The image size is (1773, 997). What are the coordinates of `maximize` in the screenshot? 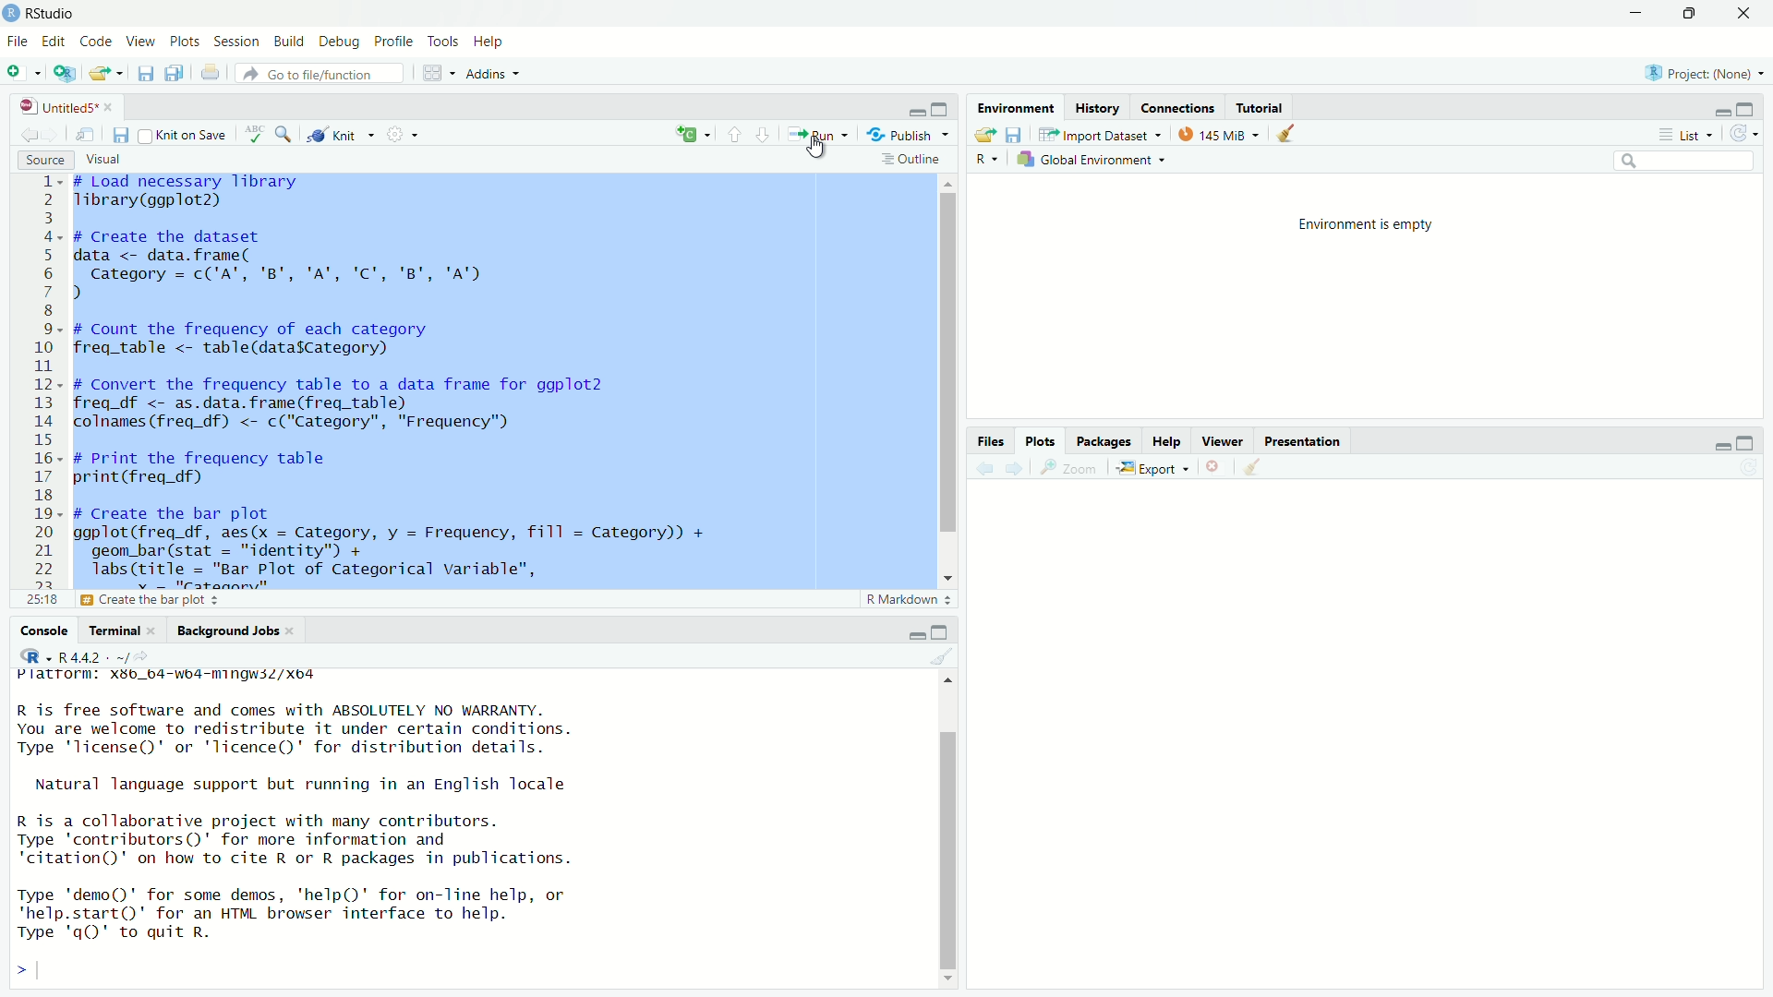 It's located at (946, 109).